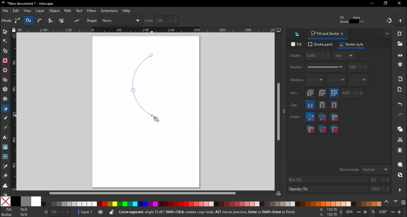  Describe the element at coordinates (285, 112) in the screenshot. I see `more options` at that location.